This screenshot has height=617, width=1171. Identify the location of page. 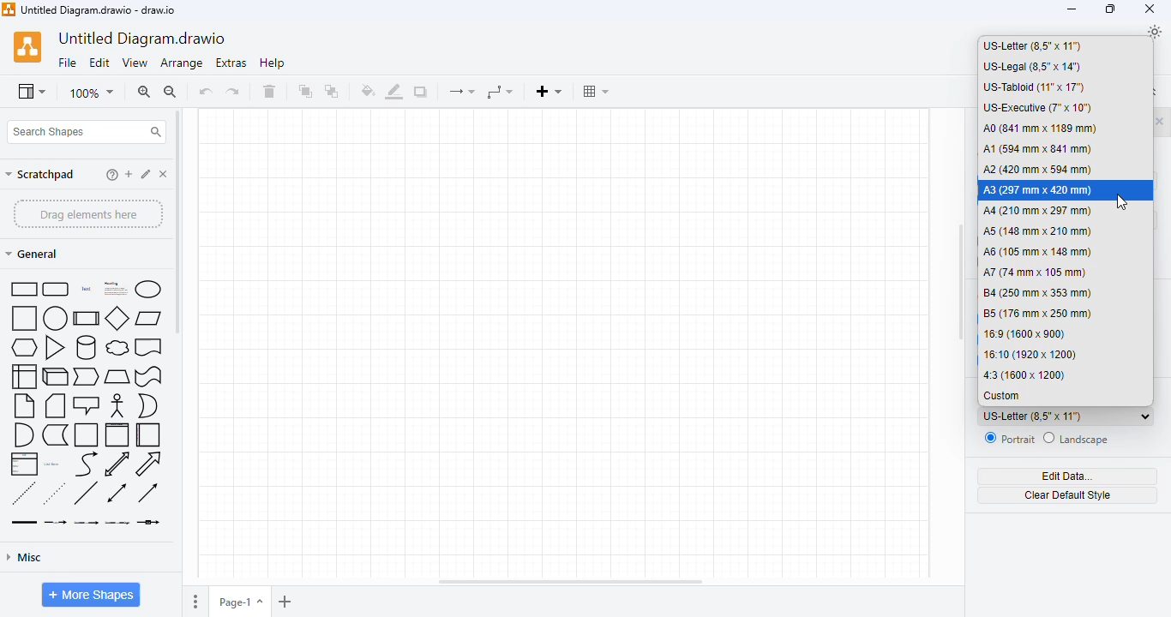
(566, 342).